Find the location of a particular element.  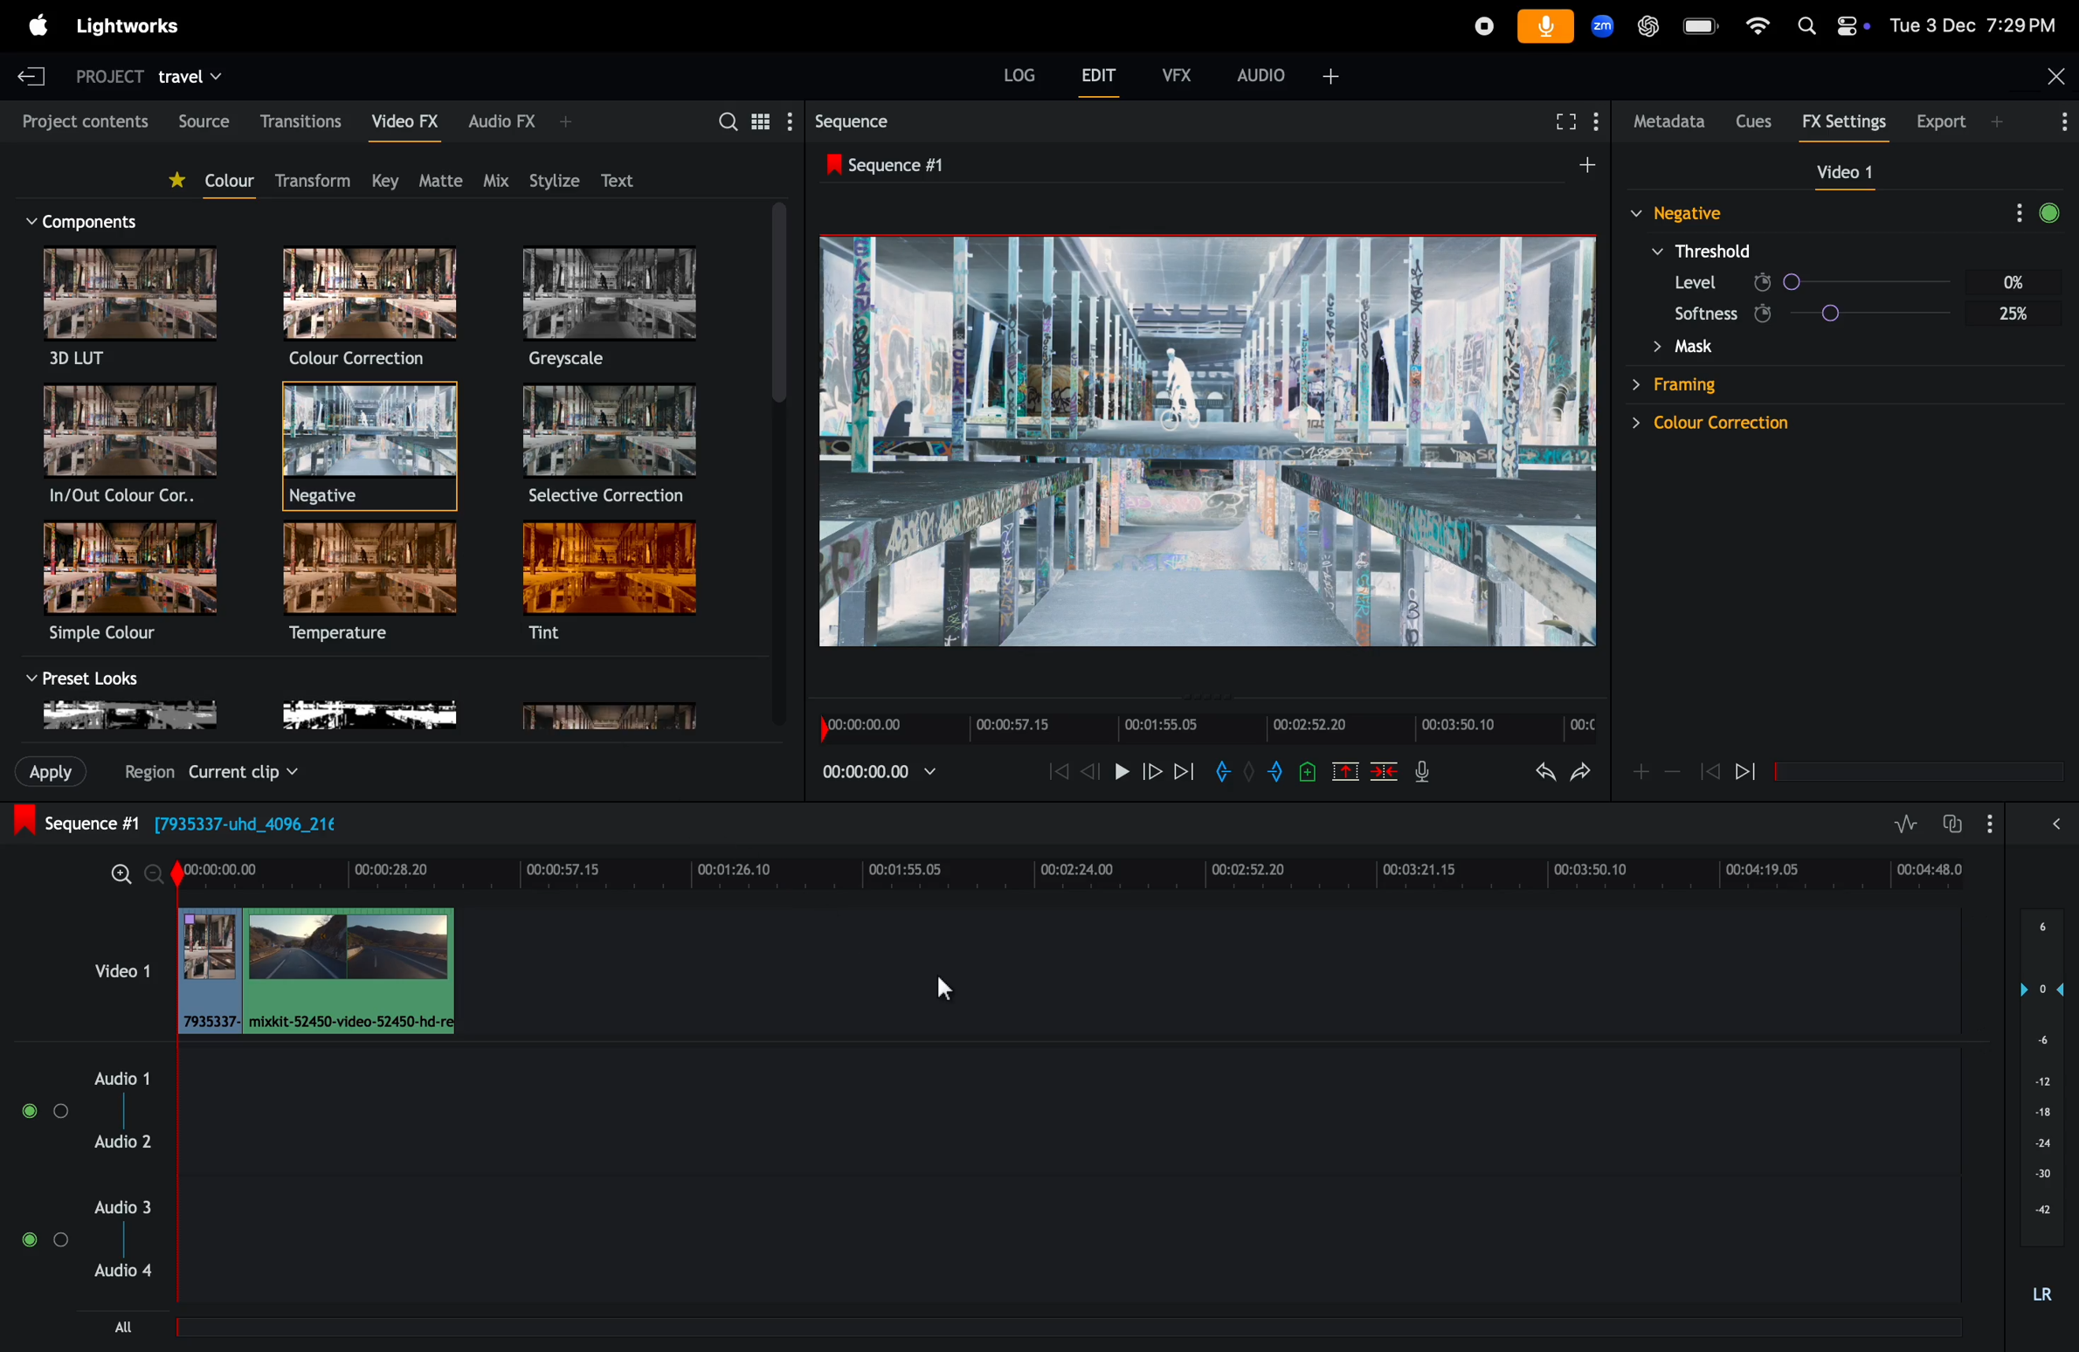

pause is located at coordinates (1119, 771).